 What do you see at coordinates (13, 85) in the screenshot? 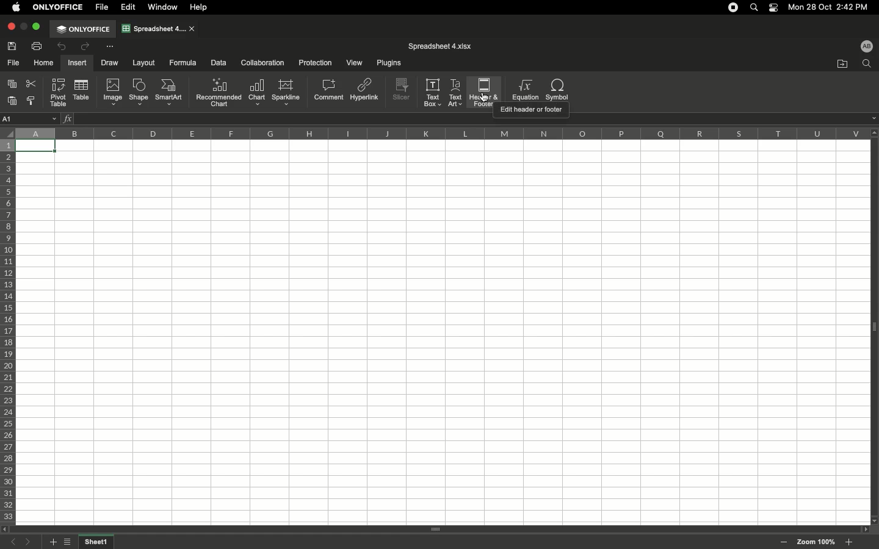
I see `Copy` at bounding box center [13, 85].